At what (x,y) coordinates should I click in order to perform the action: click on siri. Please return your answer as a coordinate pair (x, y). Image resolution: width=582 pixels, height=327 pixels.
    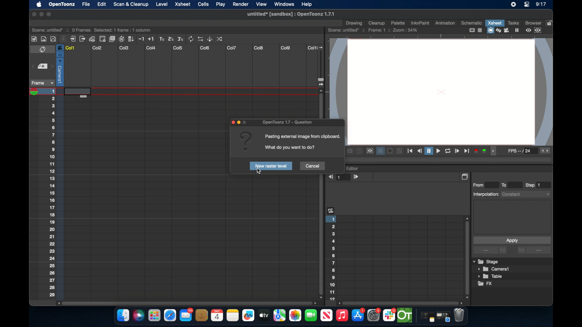
    Looking at the image, I should click on (138, 315).